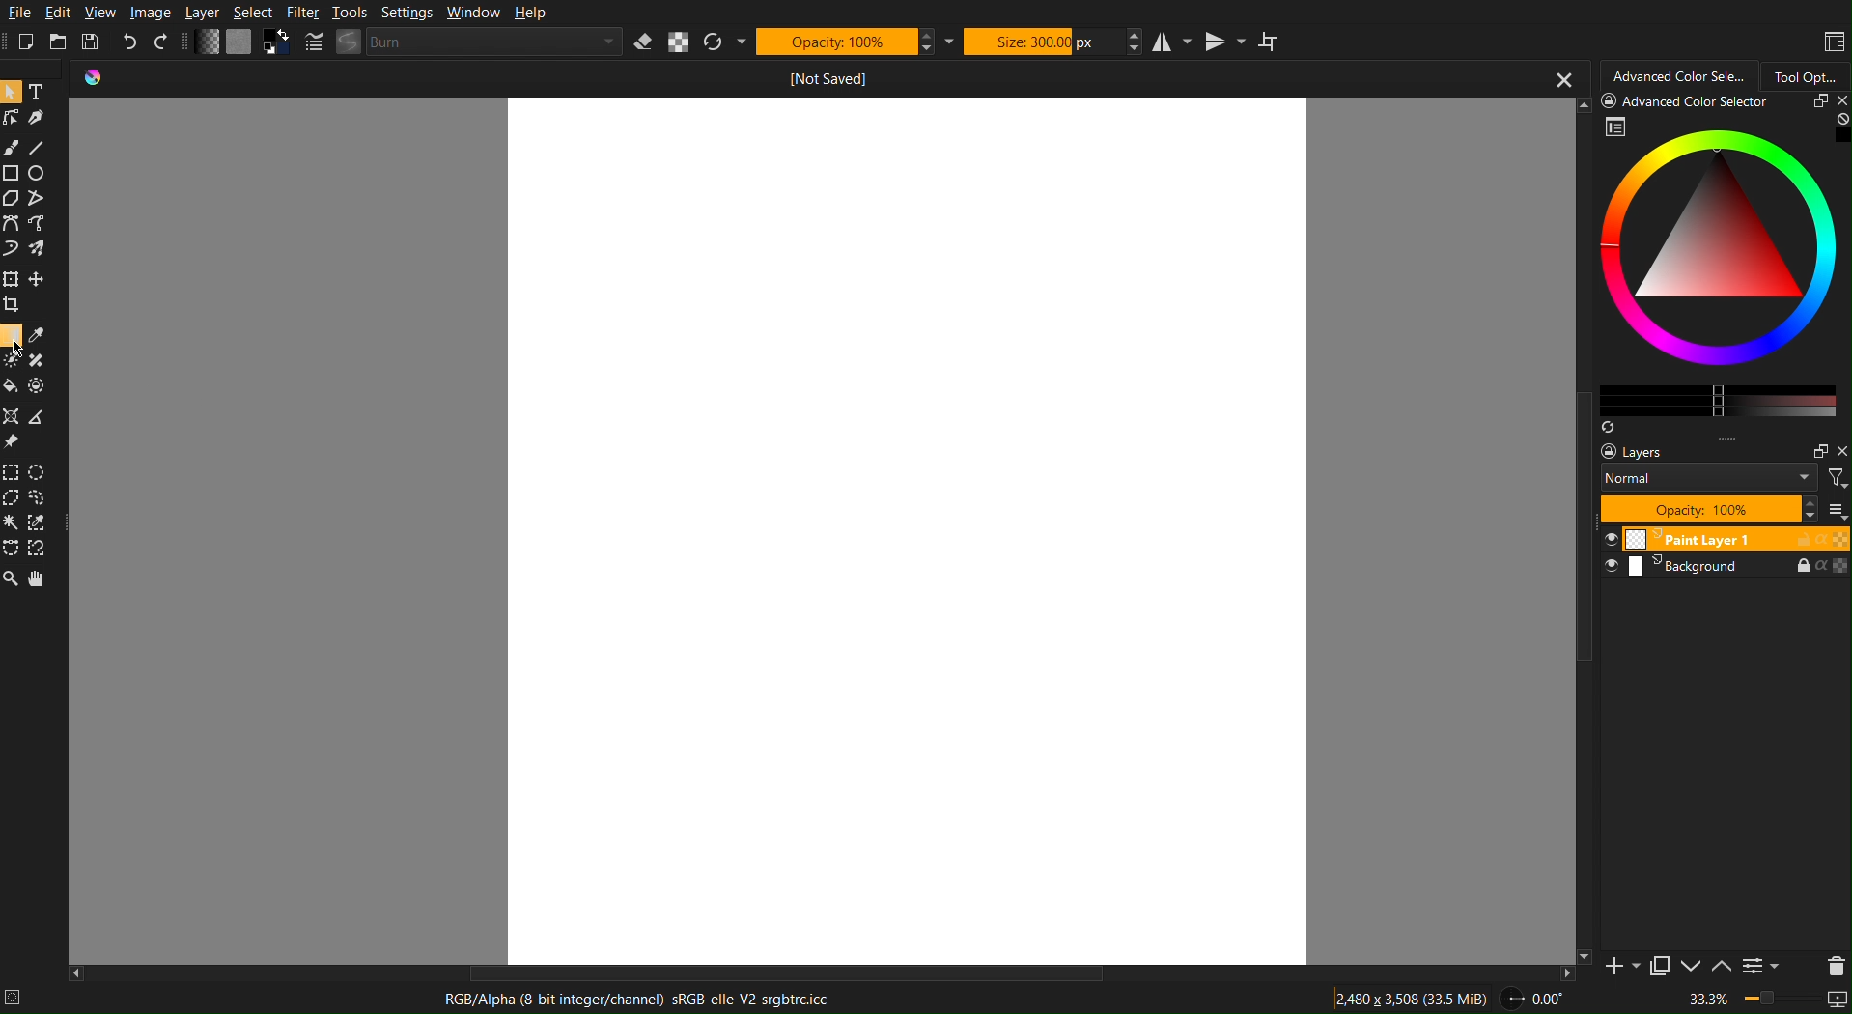  Describe the element at coordinates (725, 42) in the screenshot. I see `Refresh` at that location.